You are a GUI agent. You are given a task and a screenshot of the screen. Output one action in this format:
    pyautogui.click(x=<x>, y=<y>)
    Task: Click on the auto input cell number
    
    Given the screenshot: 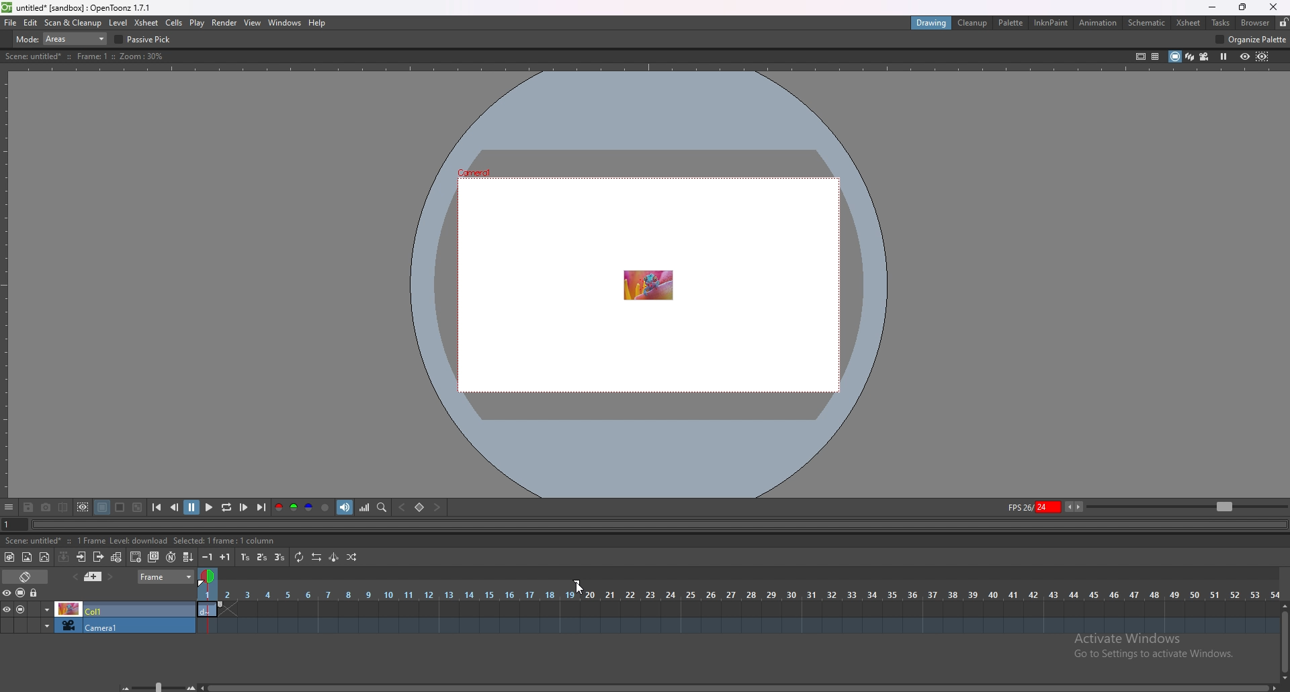 What is the action you would take?
    pyautogui.click(x=171, y=557)
    